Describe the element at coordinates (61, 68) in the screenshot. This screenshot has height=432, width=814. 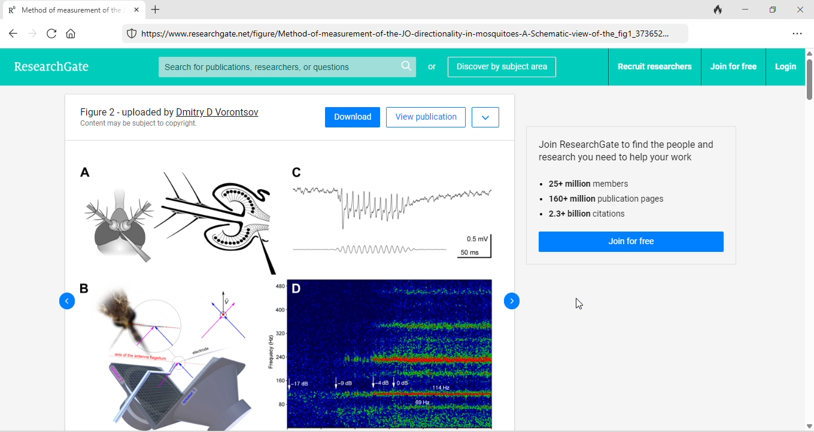
I see `research gate` at that location.